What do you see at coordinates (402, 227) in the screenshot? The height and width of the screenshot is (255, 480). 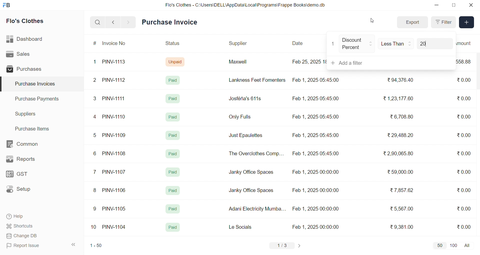 I see `₹9,381.00` at bounding box center [402, 227].